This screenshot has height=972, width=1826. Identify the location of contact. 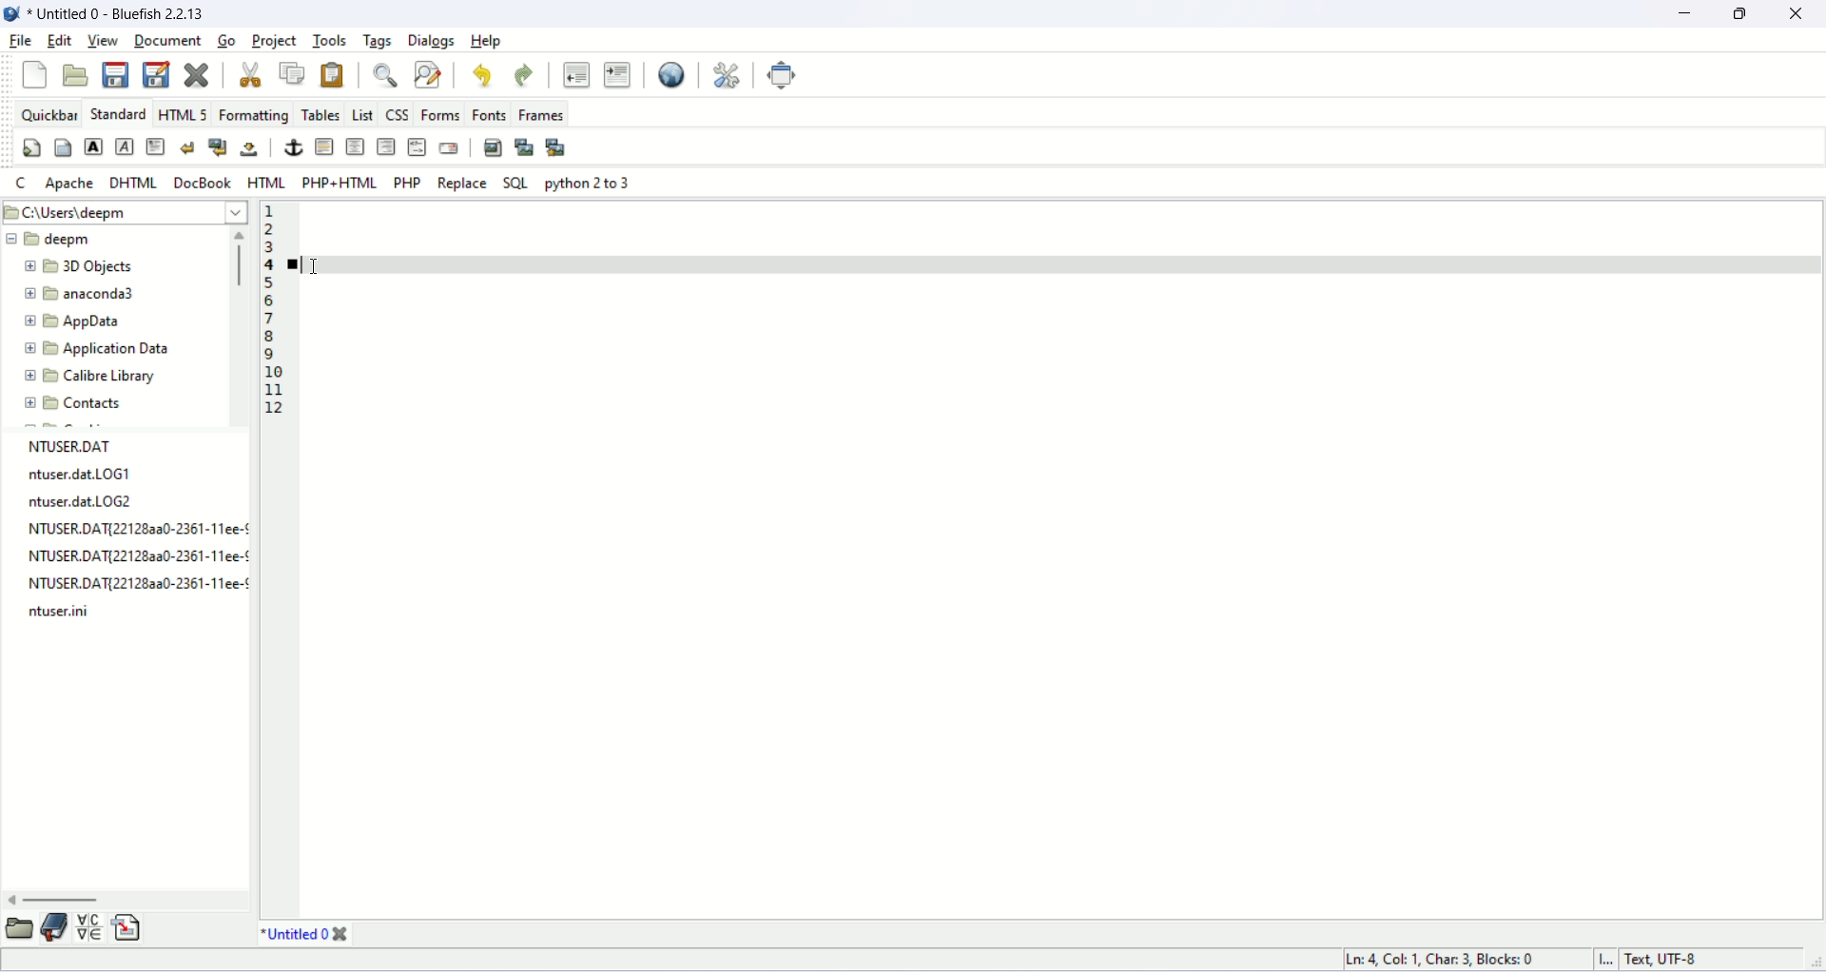
(76, 406).